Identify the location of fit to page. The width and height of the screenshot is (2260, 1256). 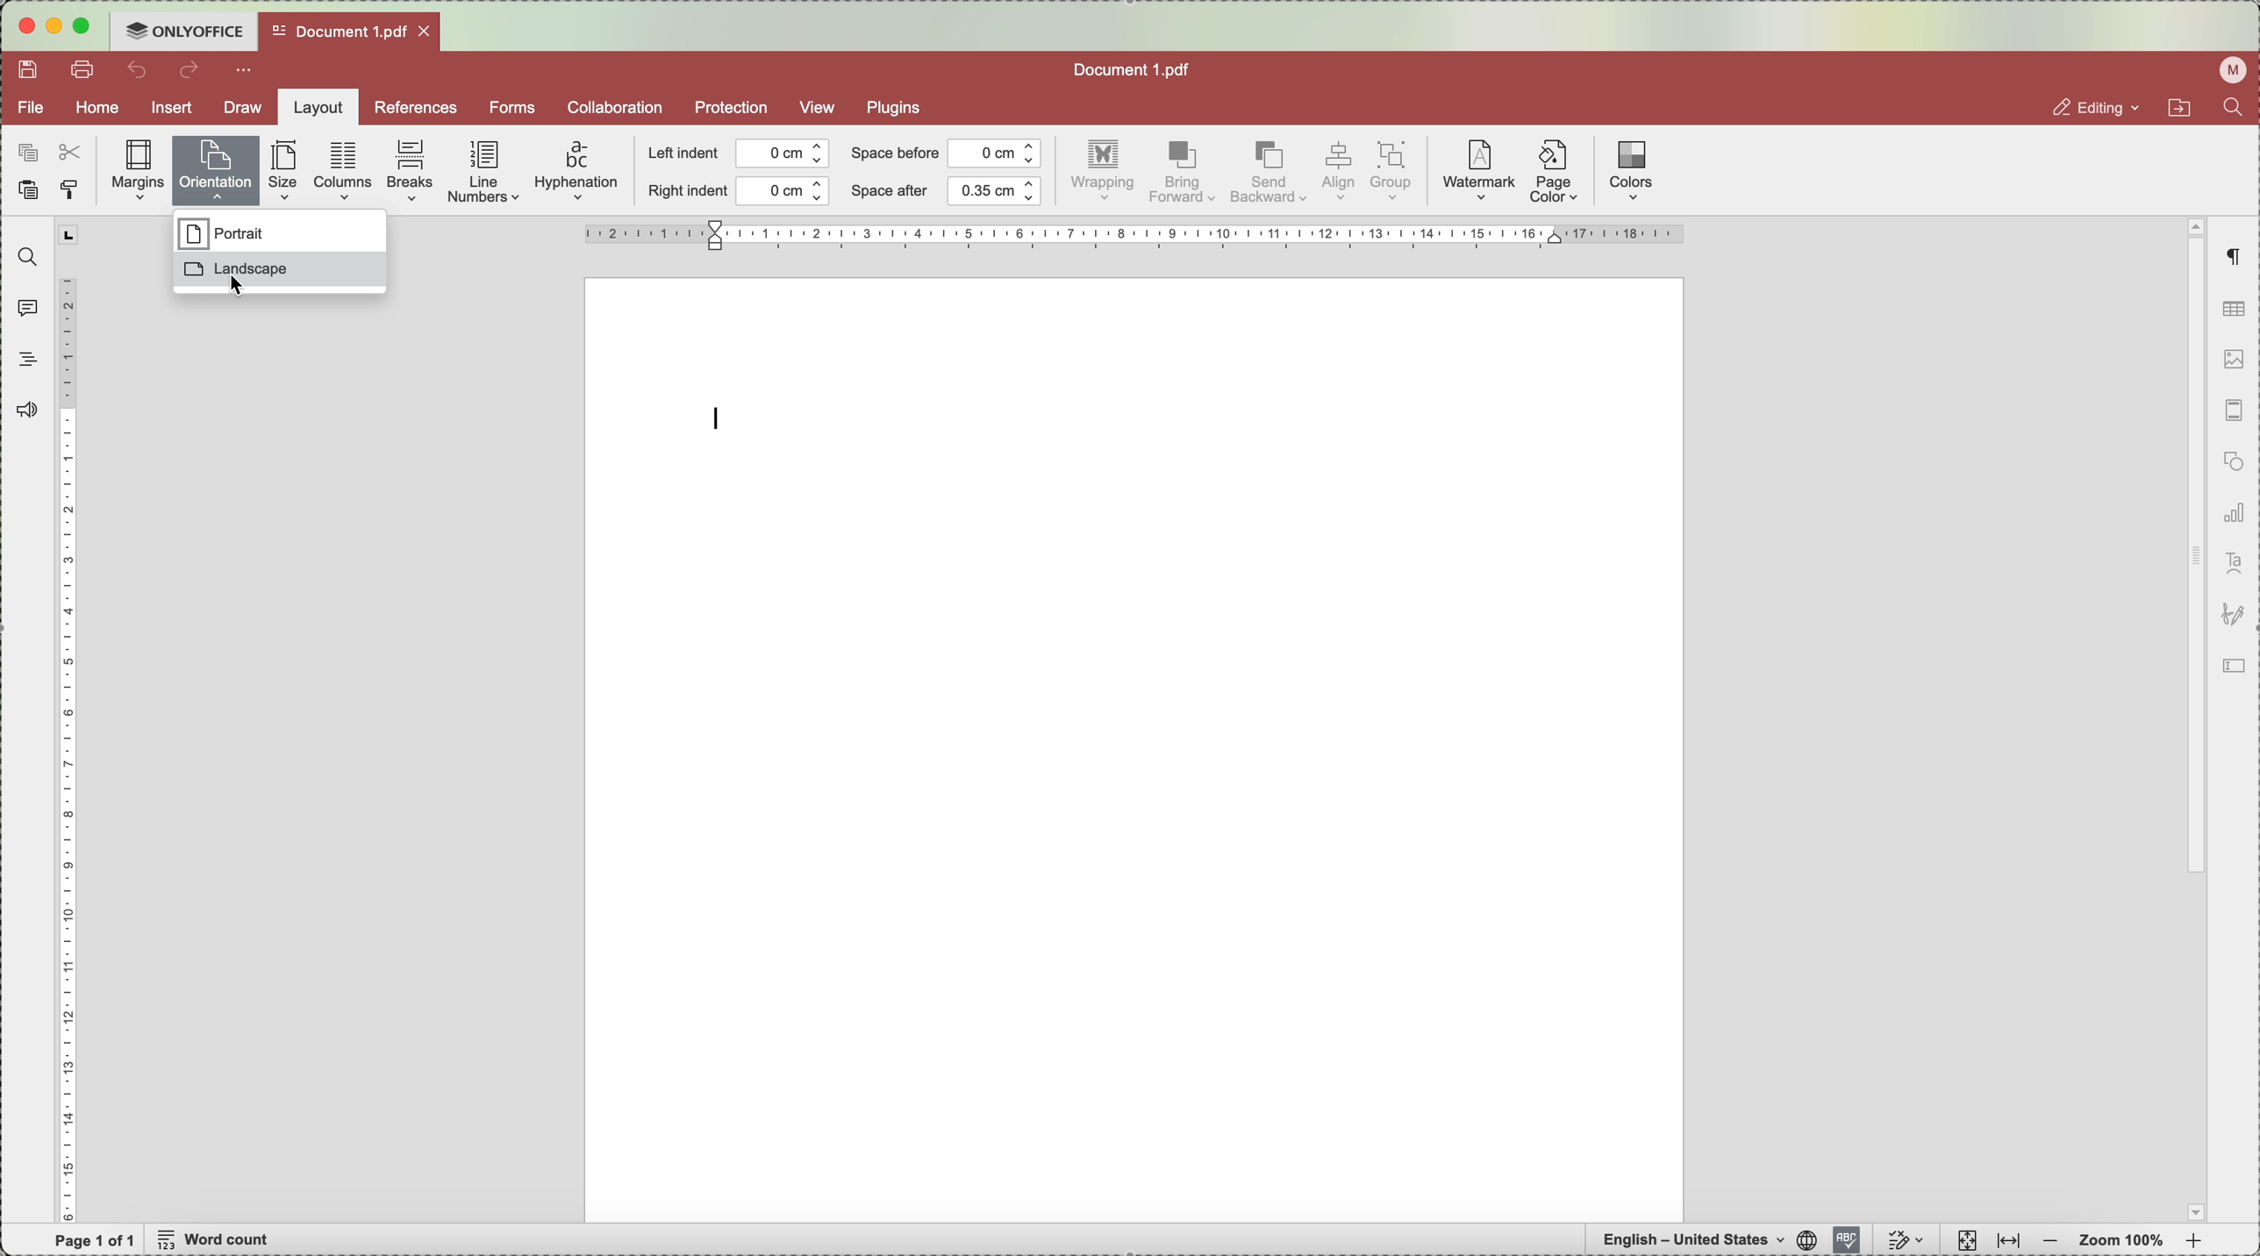
(1964, 1240).